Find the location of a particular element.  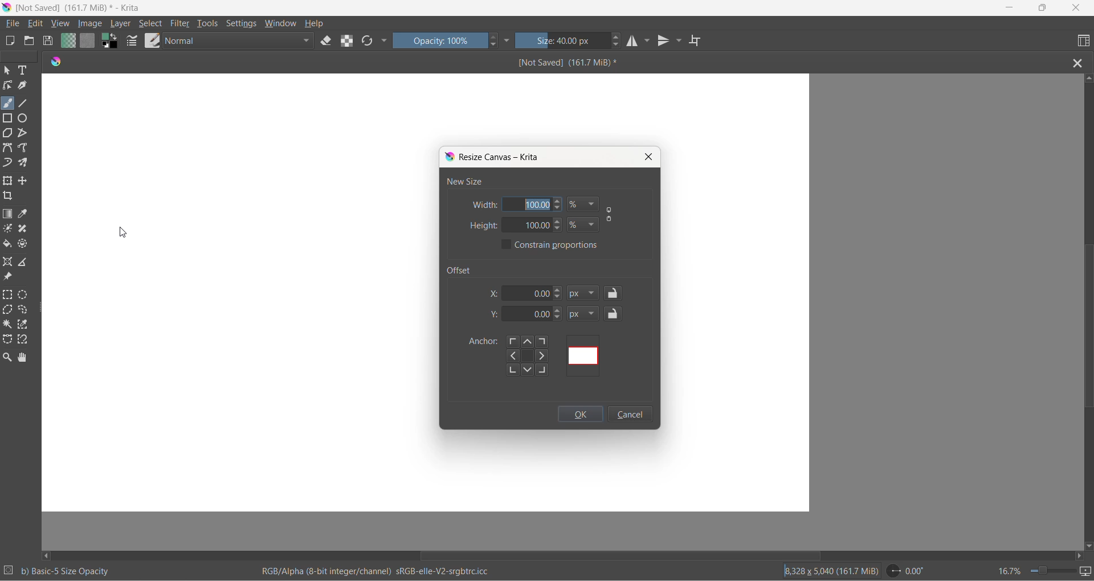

horizontal mirror tool is located at coordinates (631, 42).